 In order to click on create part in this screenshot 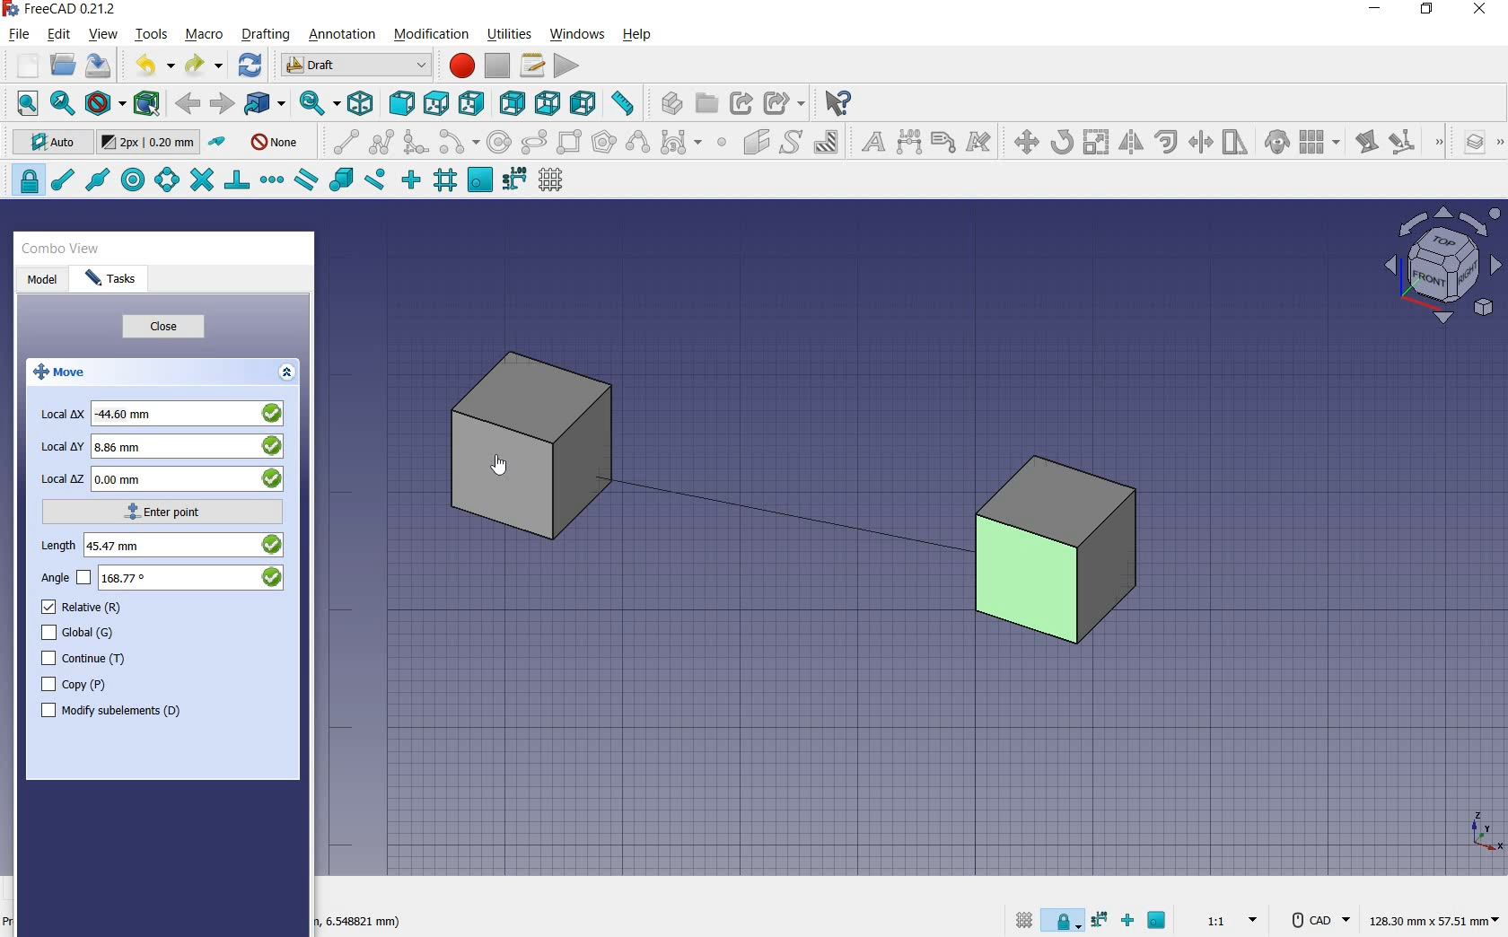, I will do `click(667, 102)`.